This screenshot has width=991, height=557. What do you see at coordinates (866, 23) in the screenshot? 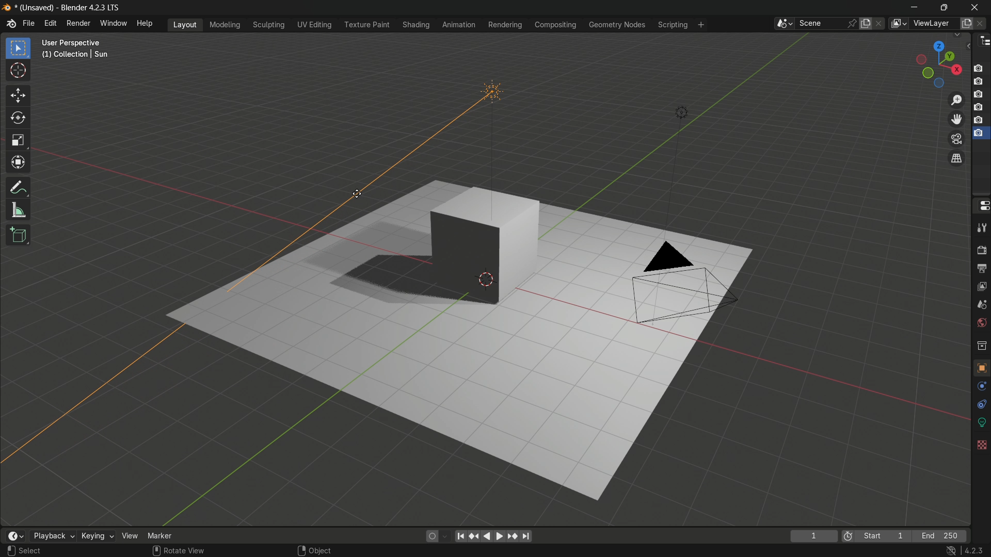
I see `new scene` at bounding box center [866, 23].